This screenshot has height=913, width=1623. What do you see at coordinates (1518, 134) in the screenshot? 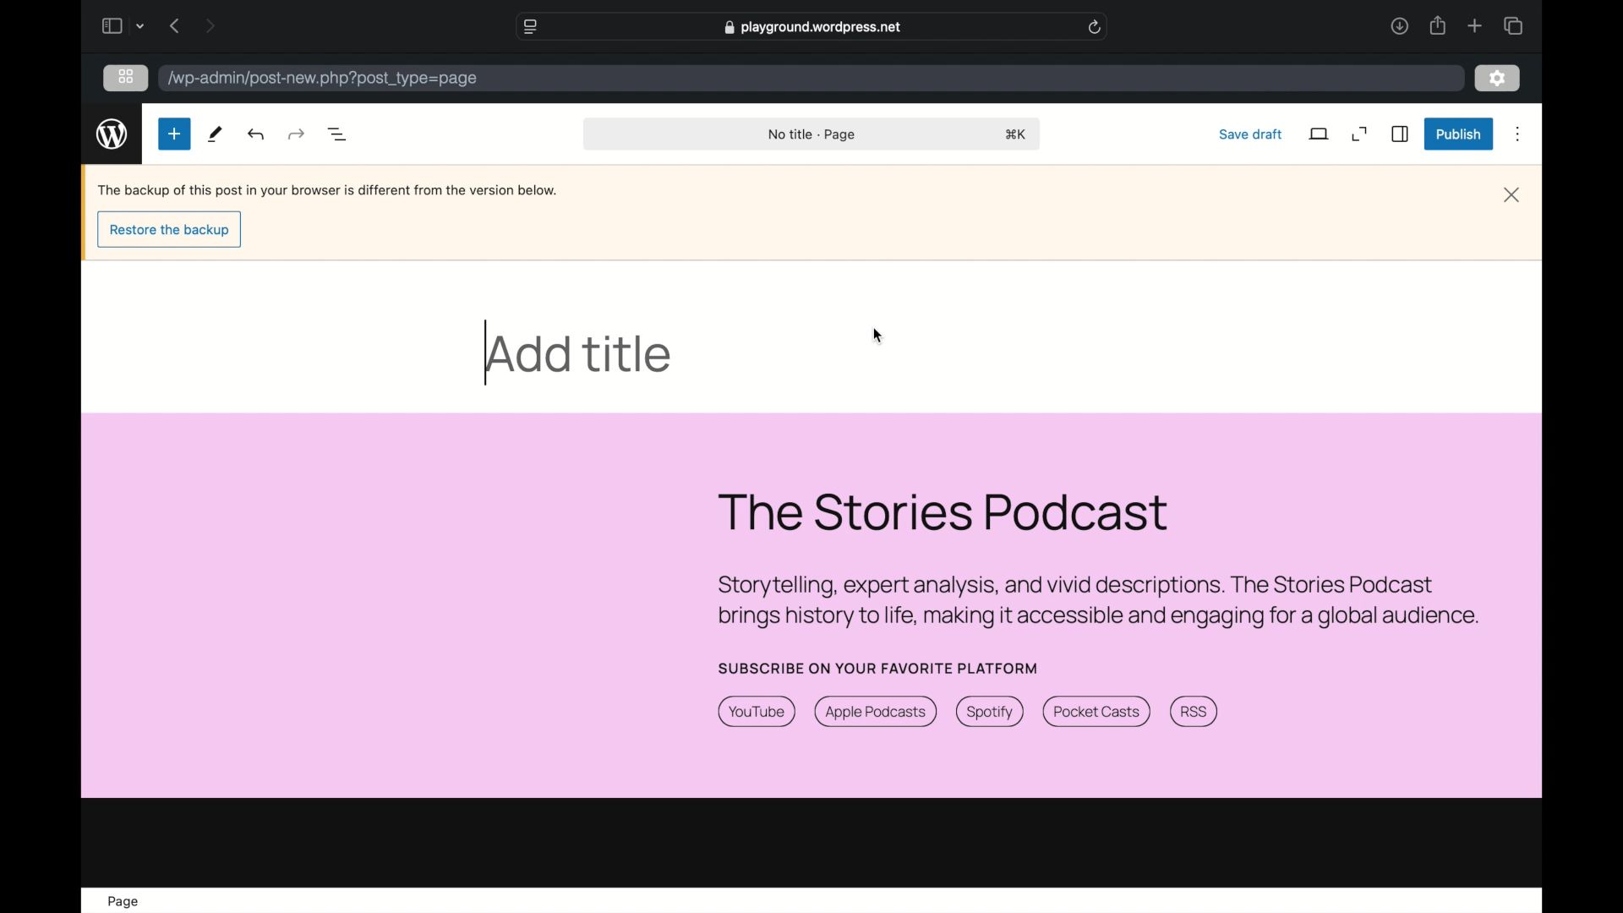
I see `more options` at bounding box center [1518, 134].